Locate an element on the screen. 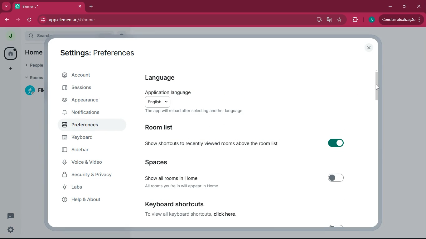 This screenshot has width=426, height=239. notifications is located at coordinates (86, 113).